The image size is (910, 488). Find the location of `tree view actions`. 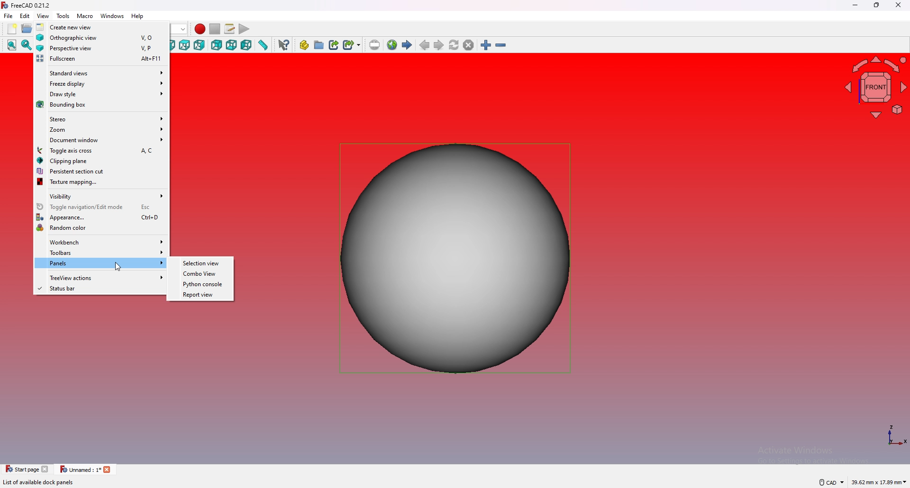

tree view actions is located at coordinates (100, 277).